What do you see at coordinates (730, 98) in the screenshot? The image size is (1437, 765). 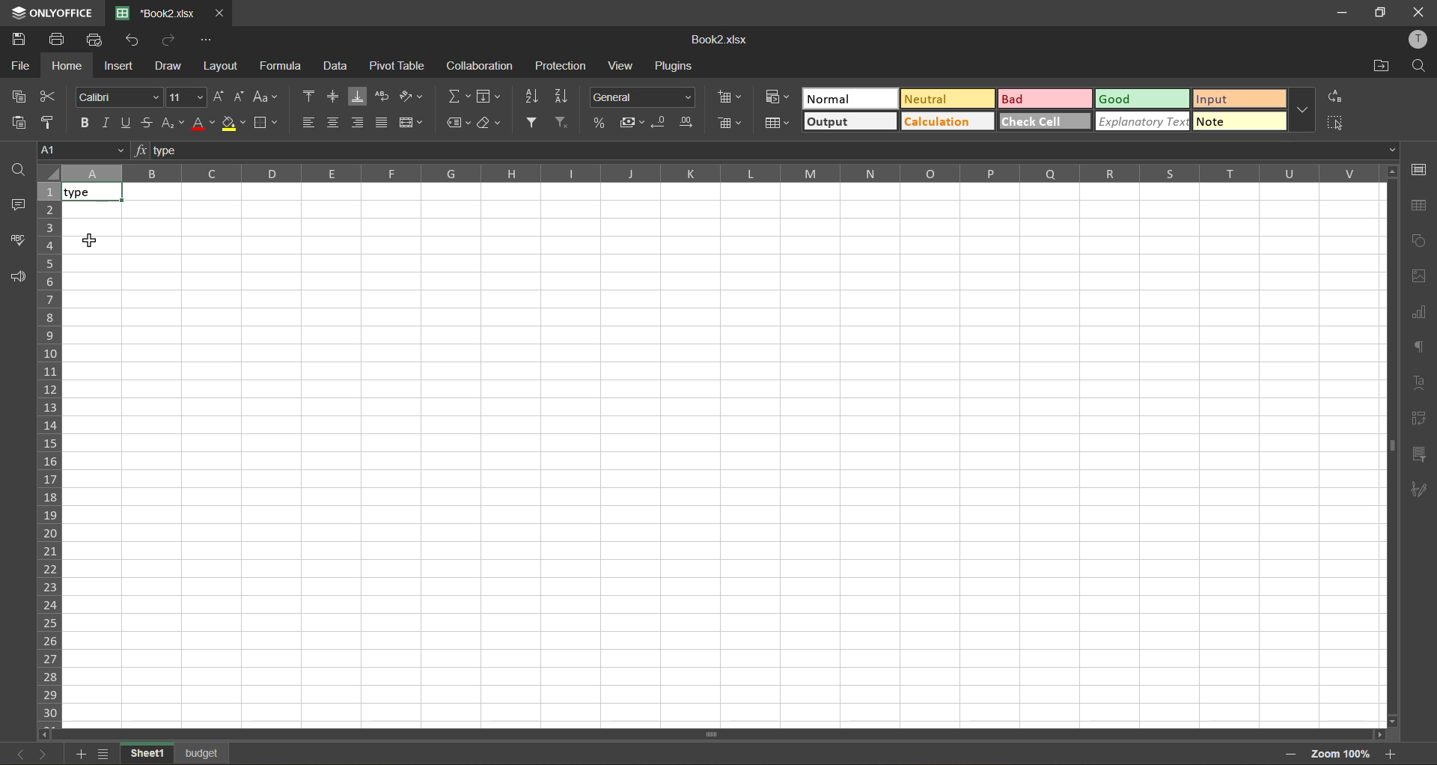 I see `insert cells` at bounding box center [730, 98].